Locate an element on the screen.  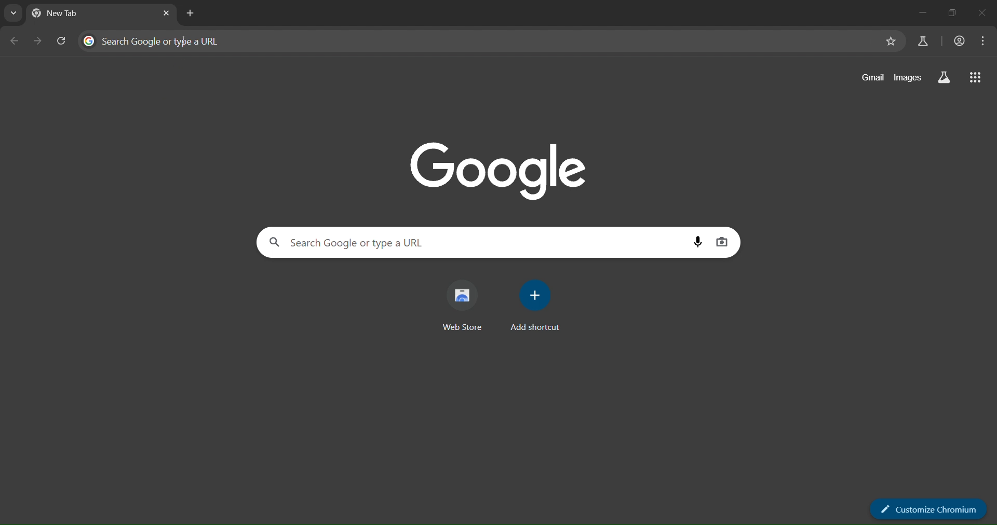
images is located at coordinates (908, 77).